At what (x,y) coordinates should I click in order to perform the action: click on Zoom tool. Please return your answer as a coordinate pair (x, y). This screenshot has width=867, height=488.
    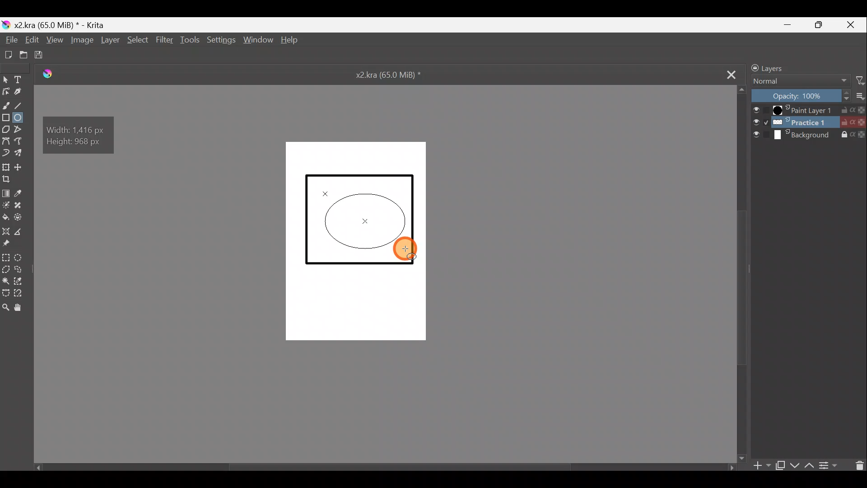
    Looking at the image, I should click on (5, 310).